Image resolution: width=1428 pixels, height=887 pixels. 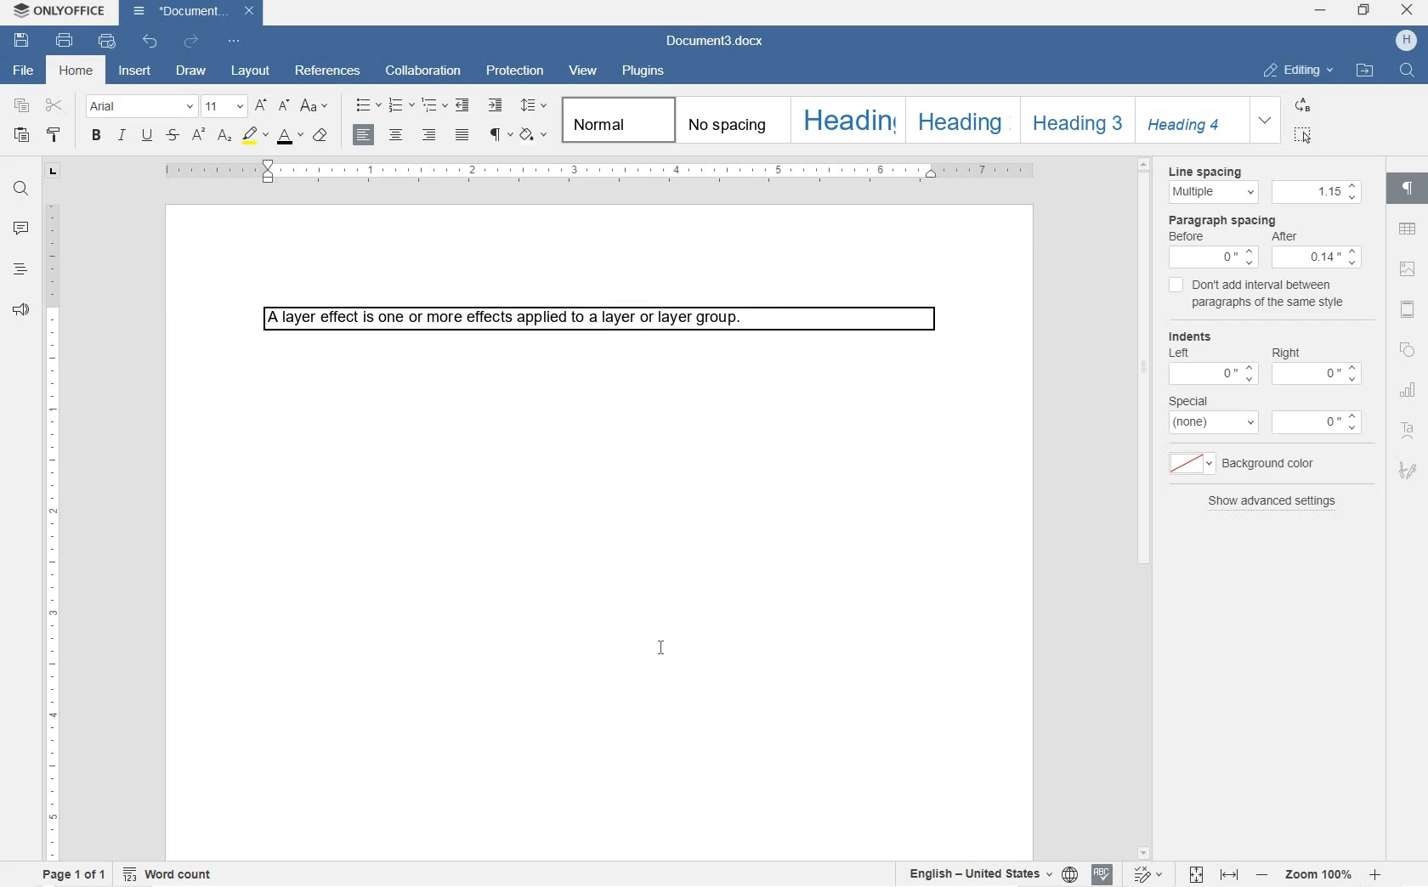 I want to click on COMMENTS, so click(x=19, y=229).